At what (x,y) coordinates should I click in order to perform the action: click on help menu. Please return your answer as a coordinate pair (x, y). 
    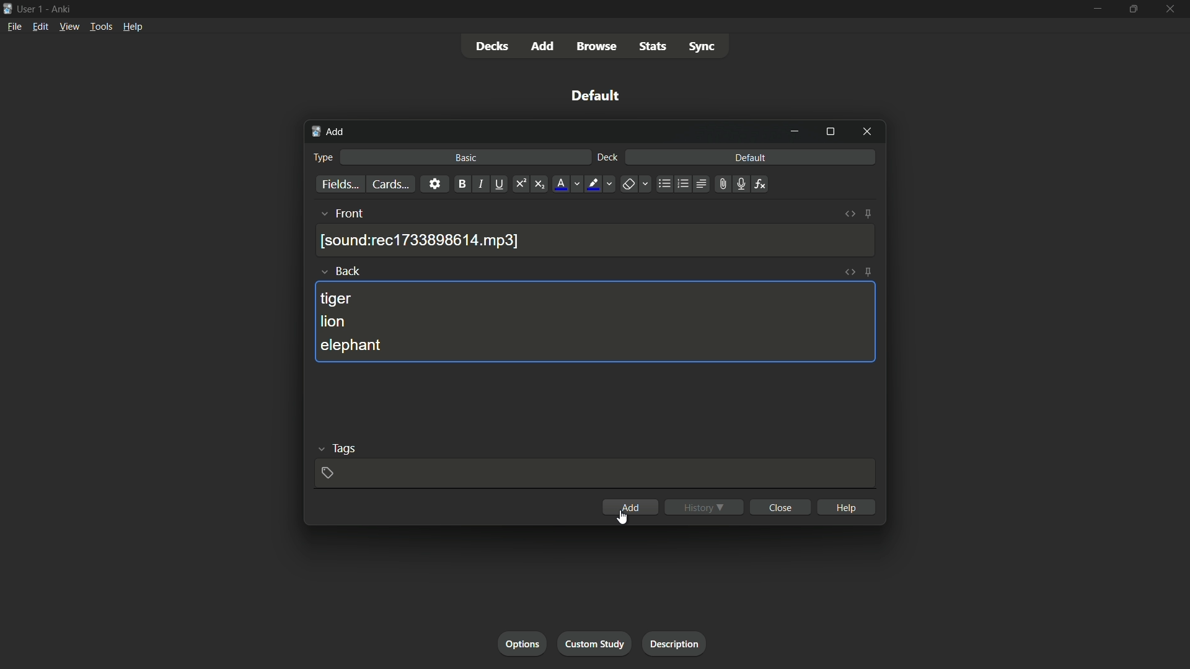
    Looking at the image, I should click on (132, 27).